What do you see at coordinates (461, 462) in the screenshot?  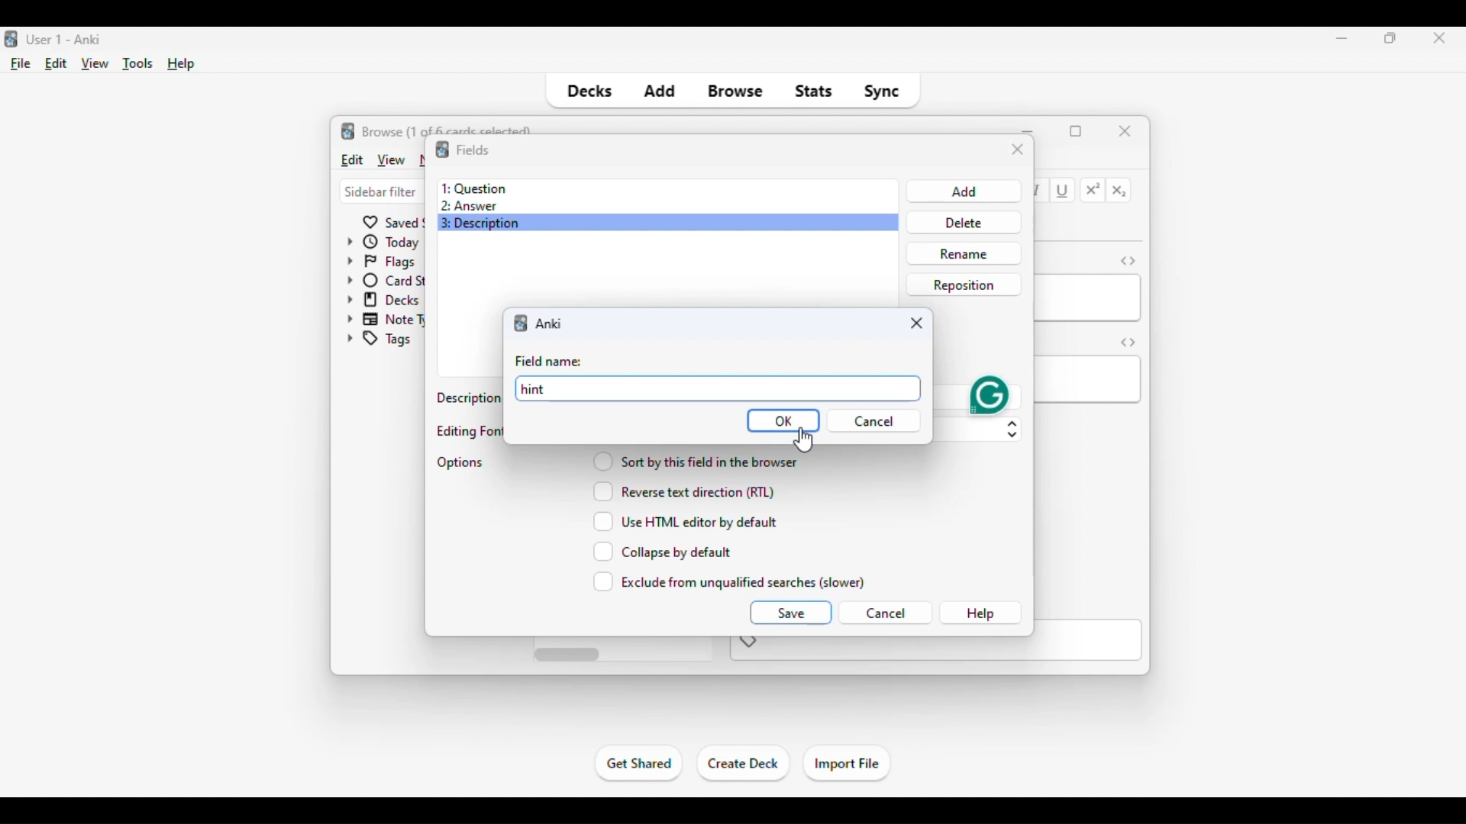 I see `options` at bounding box center [461, 462].